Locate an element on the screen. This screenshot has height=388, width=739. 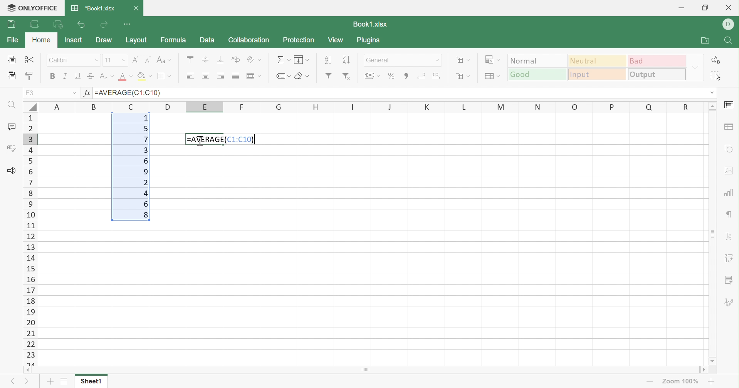
Ascending order is located at coordinates (327, 60).